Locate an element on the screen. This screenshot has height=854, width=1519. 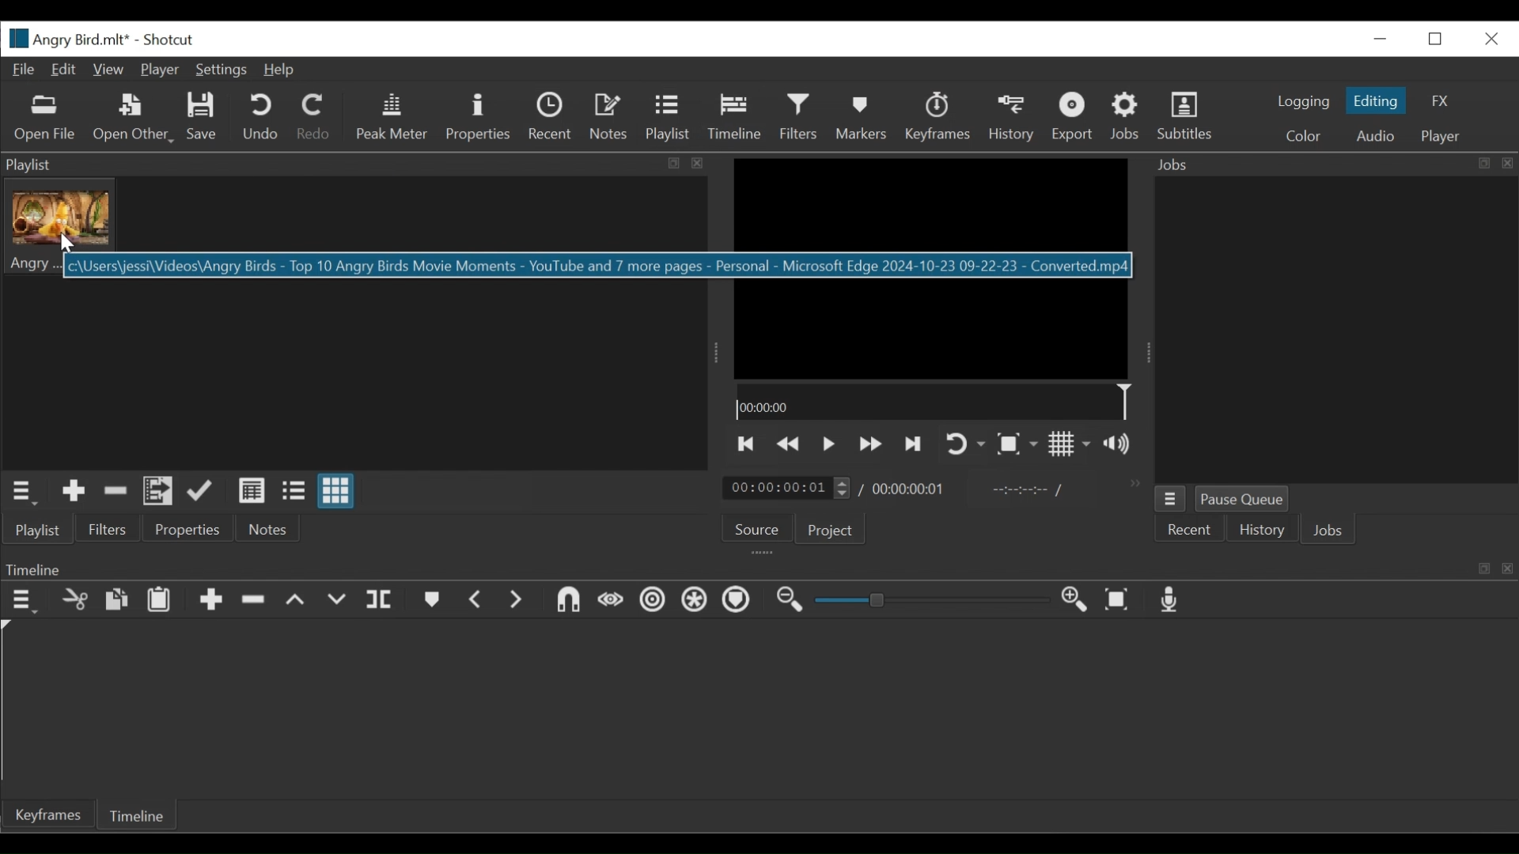
Markers is located at coordinates (431, 600).